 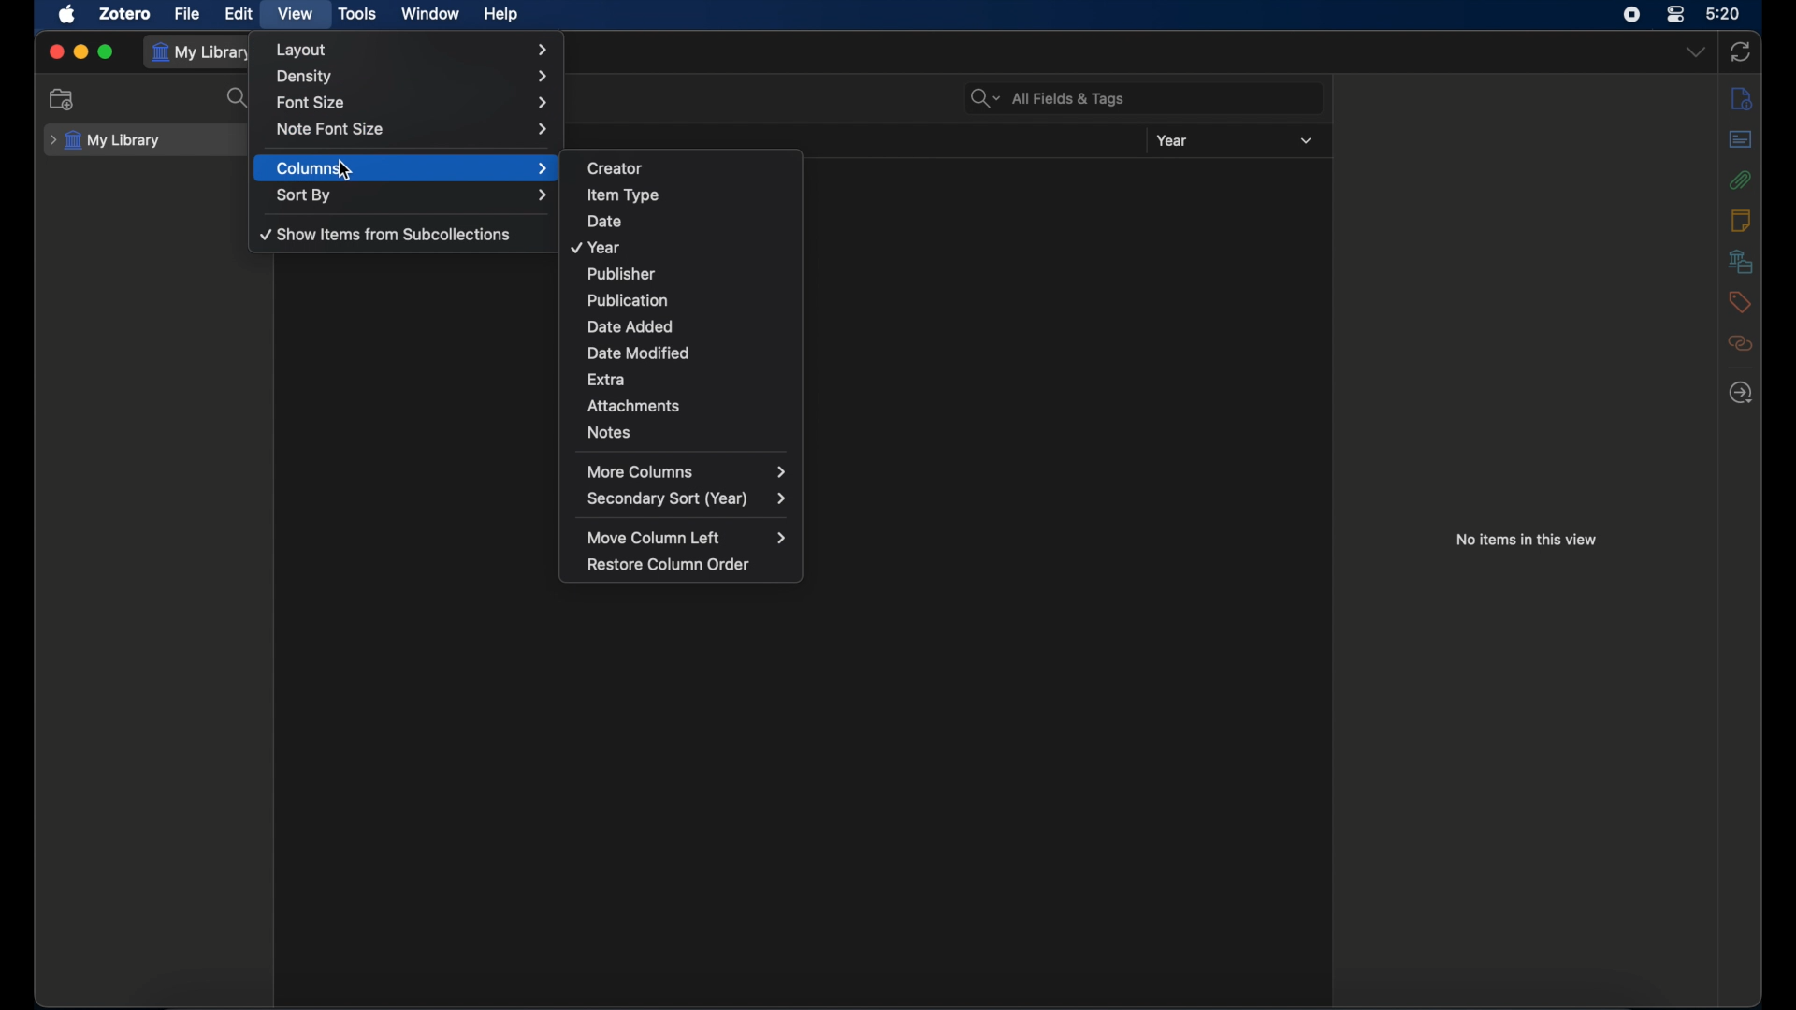 What do you see at coordinates (1741, 393) in the screenshot?
I see `locate` at bounding box center [1741, 393].